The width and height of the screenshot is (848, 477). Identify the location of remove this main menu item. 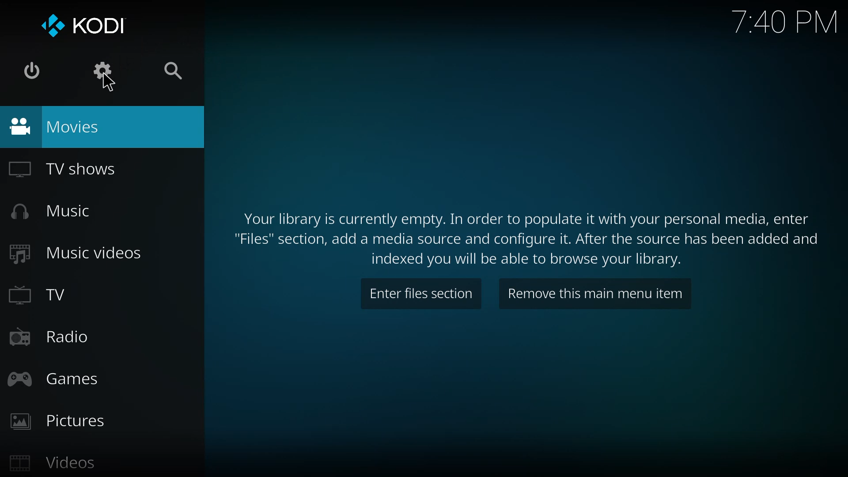
(593, 295).